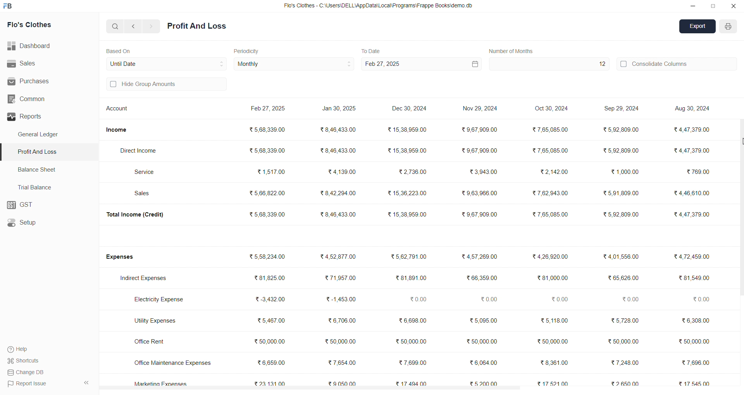  What do you see at coordinates (619, 256) in the screenshot?
I see `₹4,01,556.00` at bounding box center [619, 256].